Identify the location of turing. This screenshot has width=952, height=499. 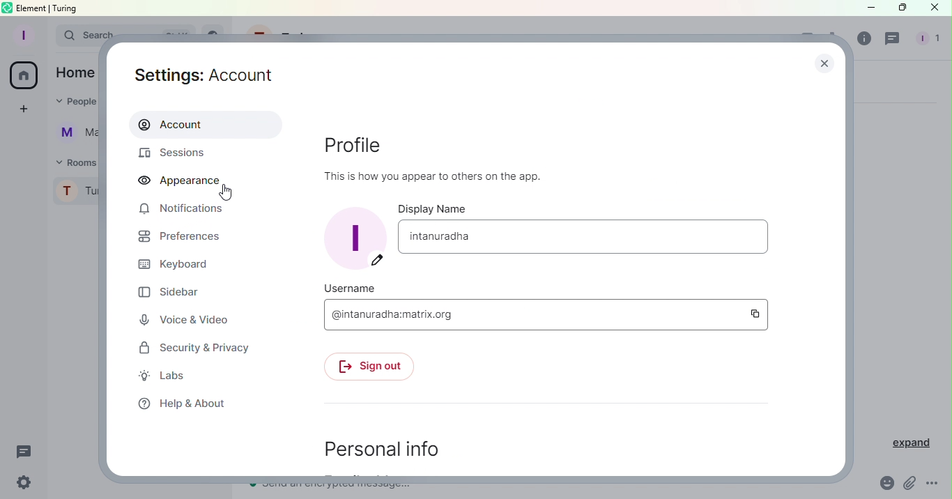
(68, 8).